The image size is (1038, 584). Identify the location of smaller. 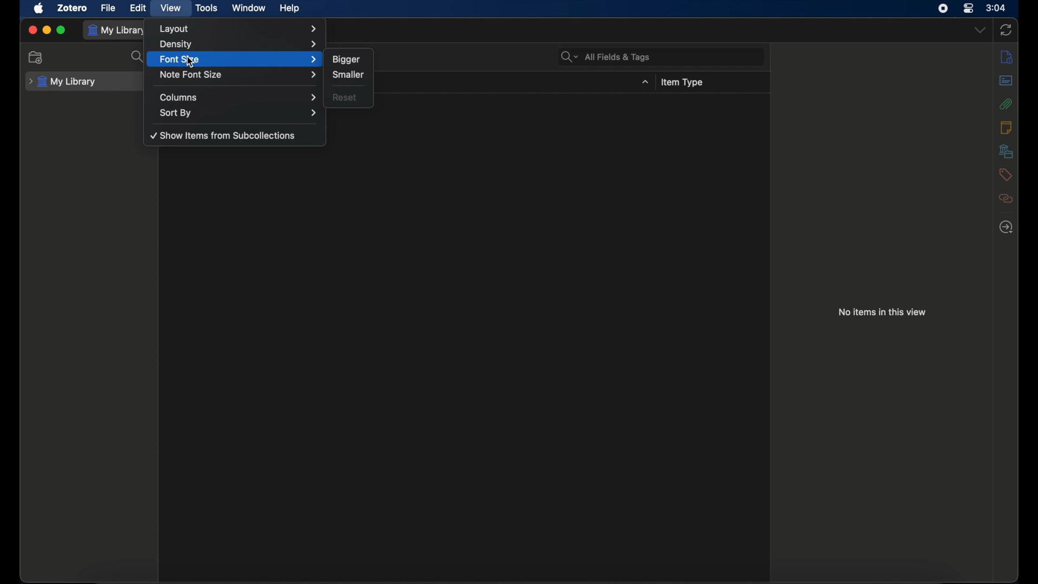
(349, 75).